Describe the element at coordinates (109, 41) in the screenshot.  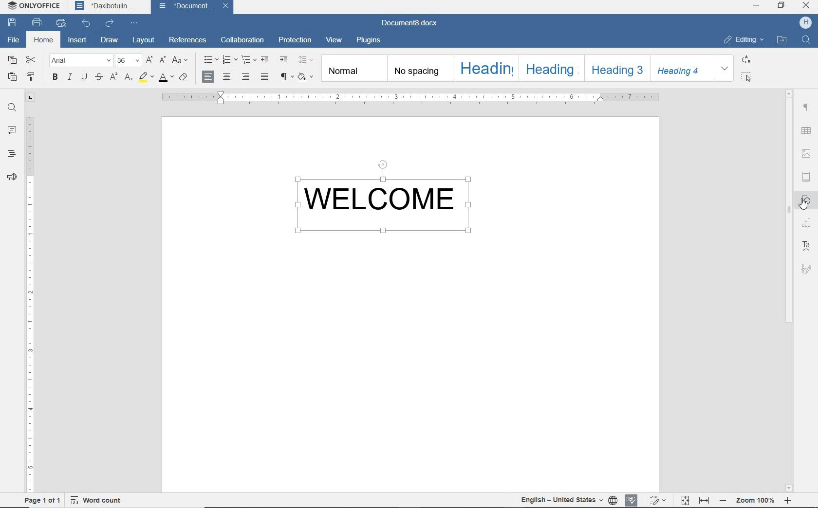
I see `DRAW` at that location.